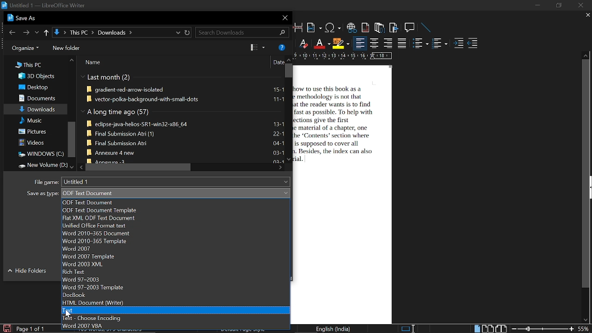 The image size is (592, 333). Describe the element at coordinates (256, 47) in the screenshot. I see `preview pane` at that location.